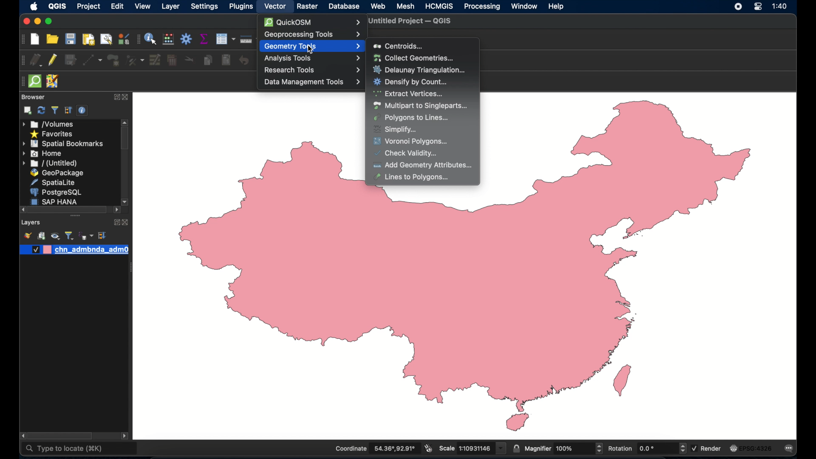 The image size is (816, 459). What do you see at coordinates (472, 448) in the screenshot?
I see `scale` at bounding box center [472, 448].